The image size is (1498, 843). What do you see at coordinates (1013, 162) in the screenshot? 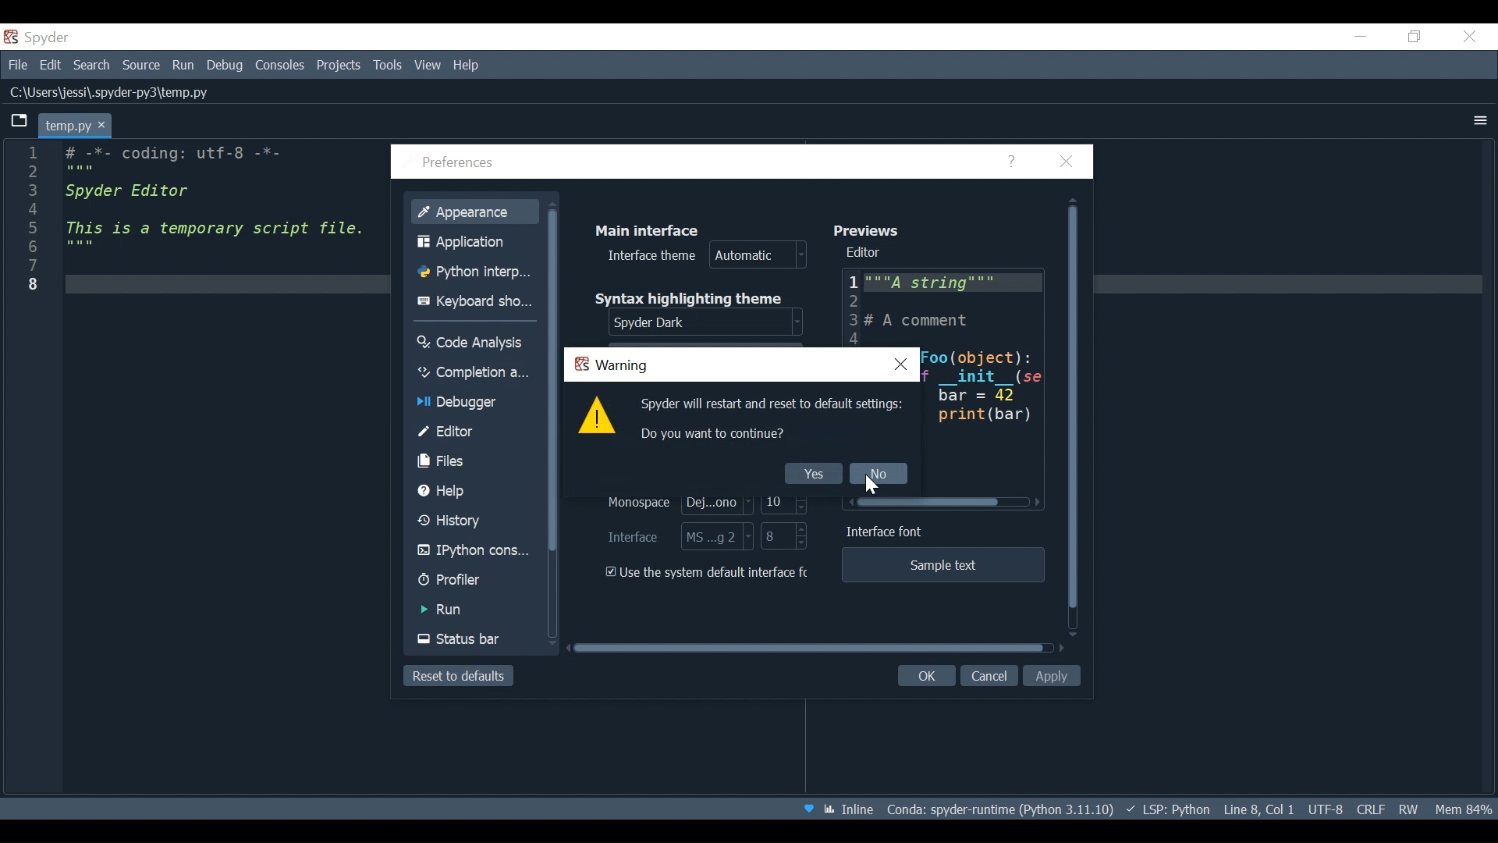
I see `Help` at bounding box center [1013, 162].